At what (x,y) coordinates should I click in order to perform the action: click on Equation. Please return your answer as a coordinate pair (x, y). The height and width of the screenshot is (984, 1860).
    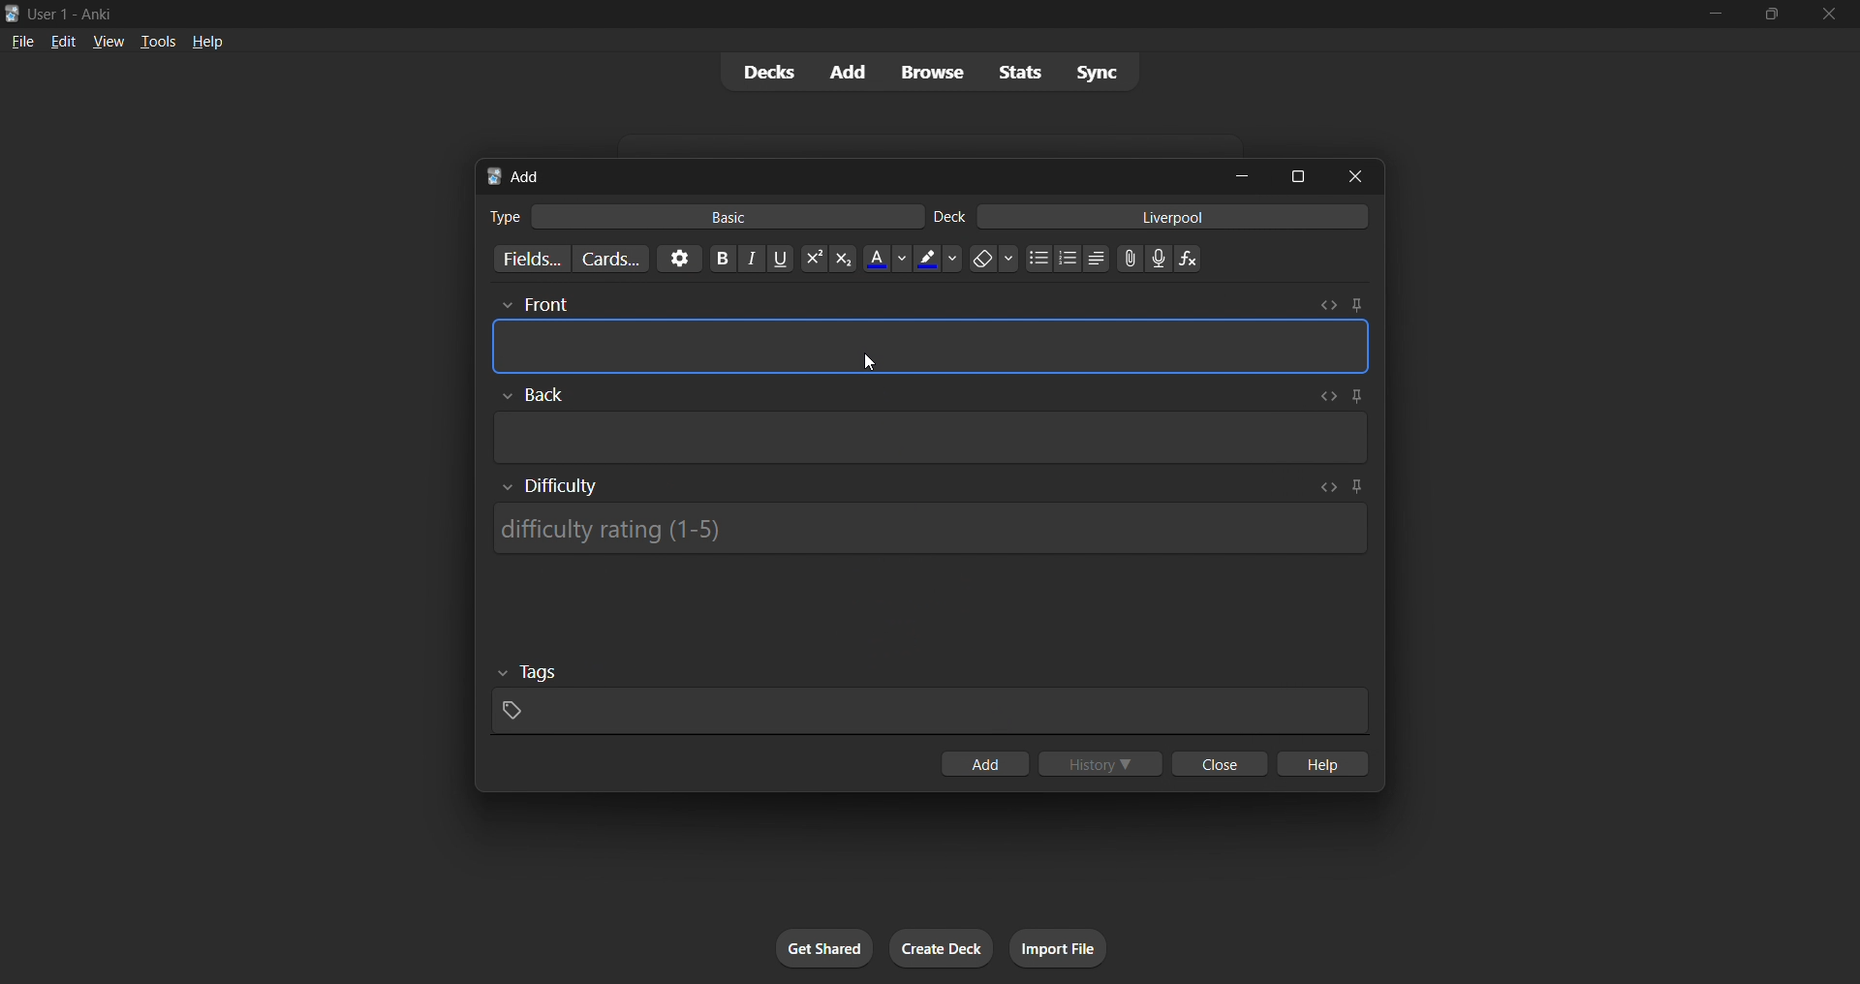
    Looking at the image, I should click on (1188, 259).